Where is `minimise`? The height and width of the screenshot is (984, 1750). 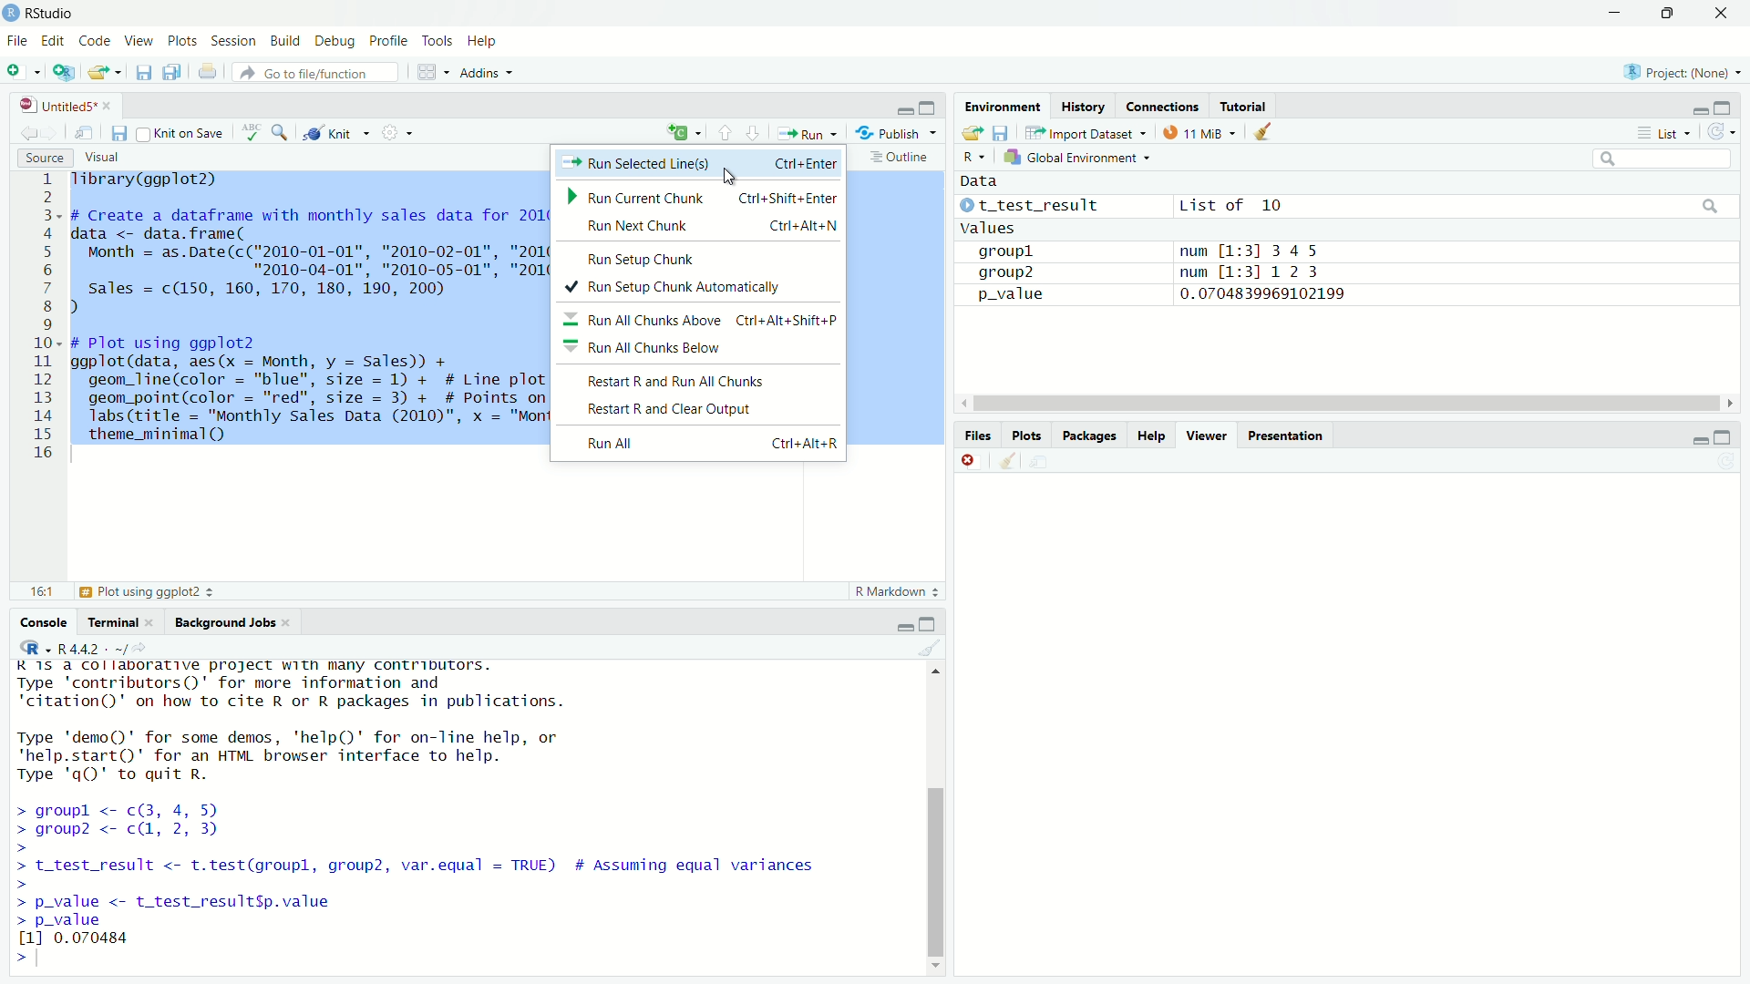 minimise is located at coordinates (1698, 438).